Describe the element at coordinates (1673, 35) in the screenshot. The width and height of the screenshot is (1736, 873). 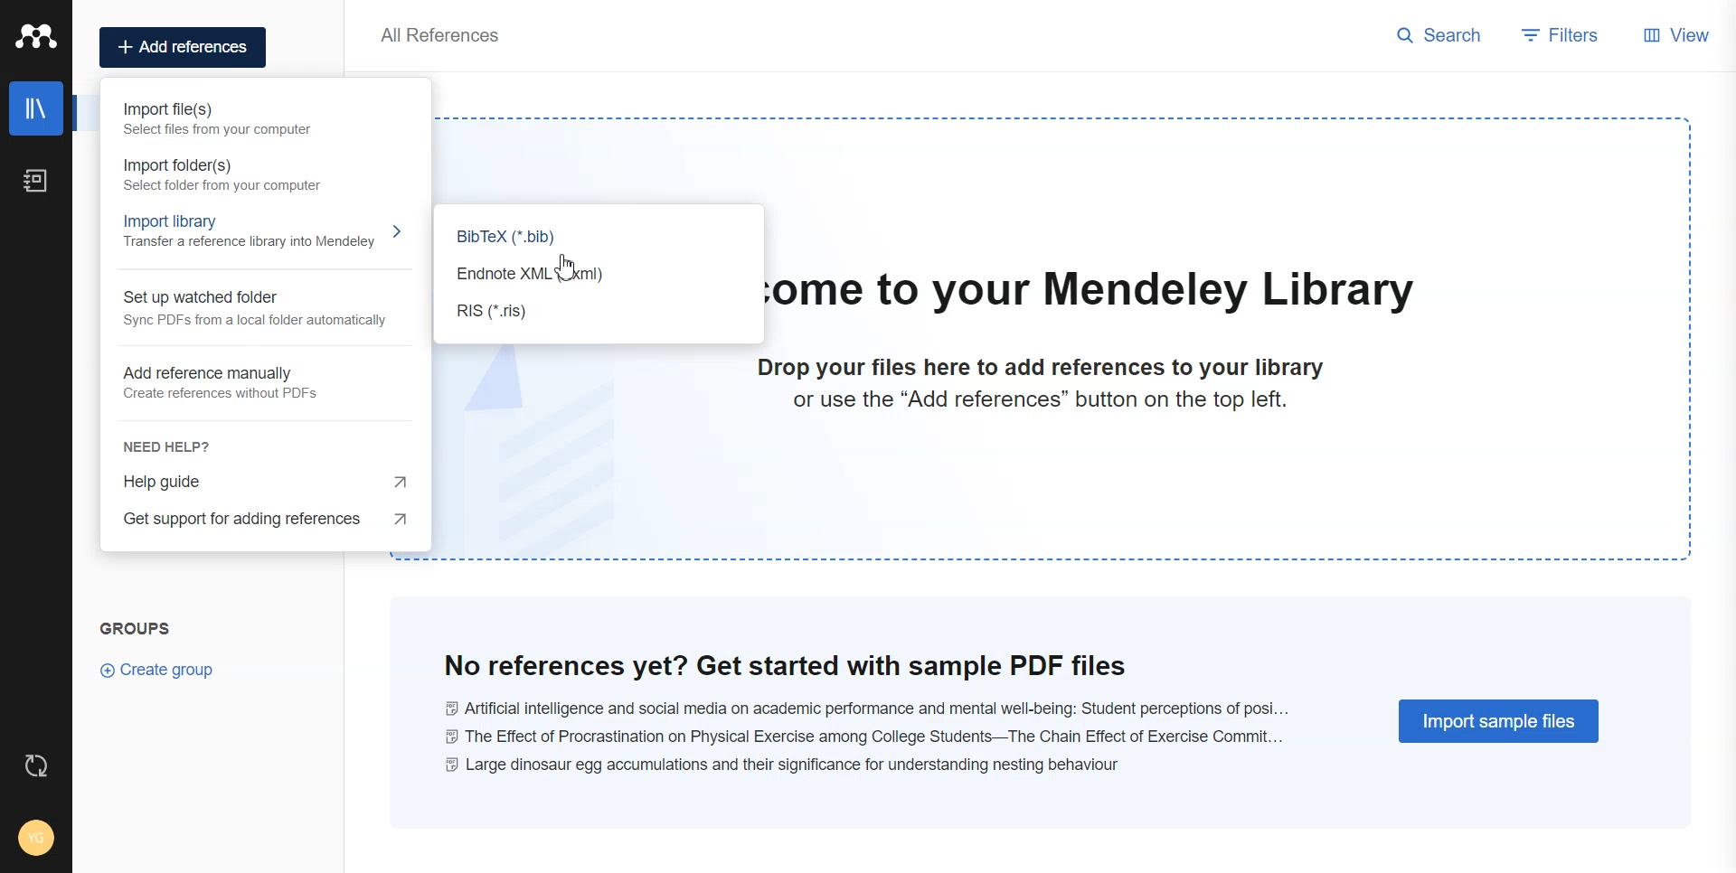
I see `View` at that location.